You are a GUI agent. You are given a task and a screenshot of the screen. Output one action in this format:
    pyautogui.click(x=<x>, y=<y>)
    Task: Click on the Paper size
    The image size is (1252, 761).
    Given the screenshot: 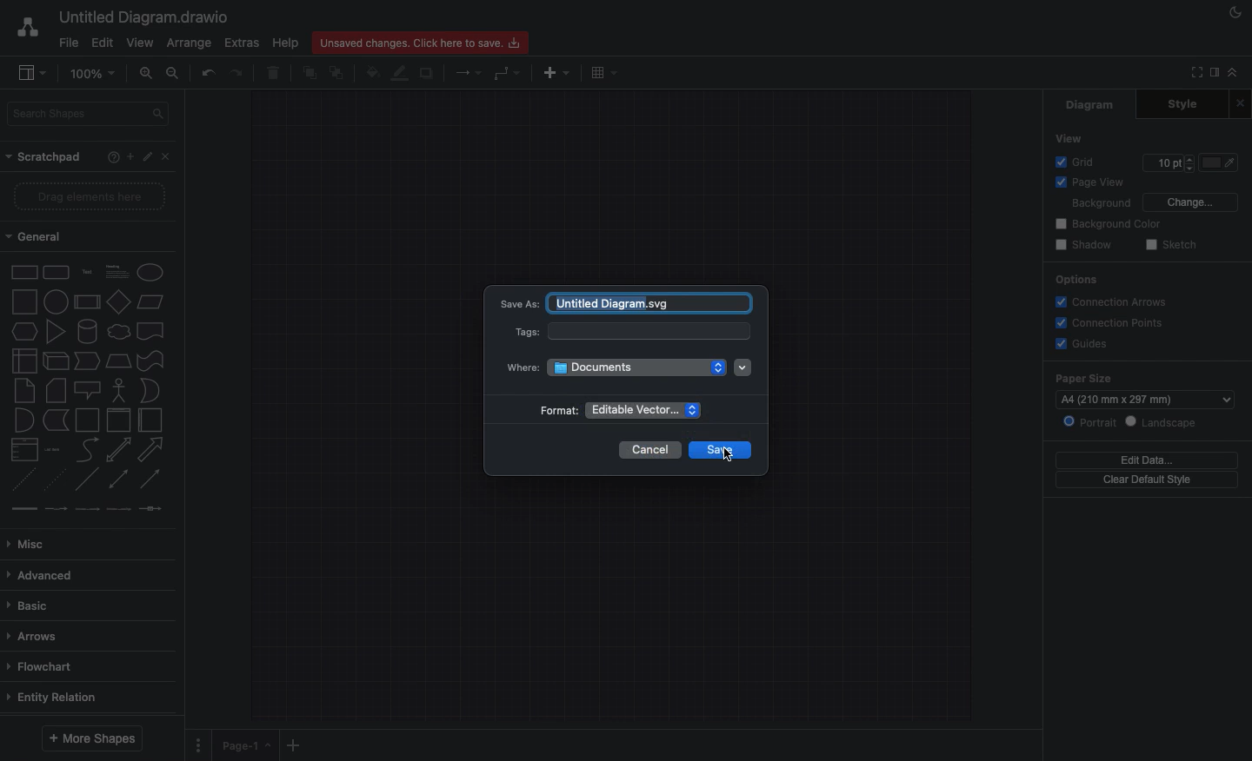 What is the action you would take?
    pyautogui.click(x=1141, y=377)
    